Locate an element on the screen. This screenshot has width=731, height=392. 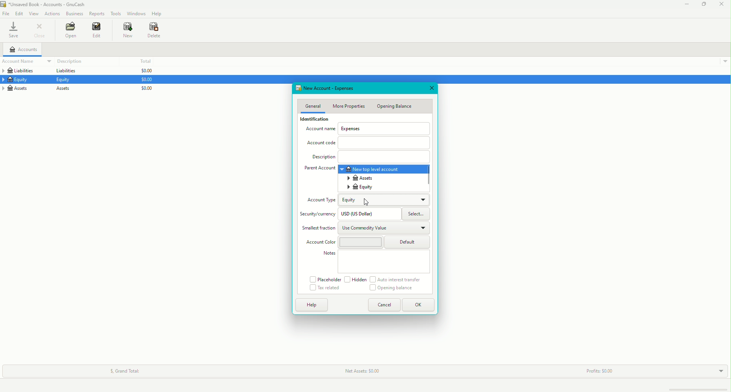
File is located at coordinates (6, 14).